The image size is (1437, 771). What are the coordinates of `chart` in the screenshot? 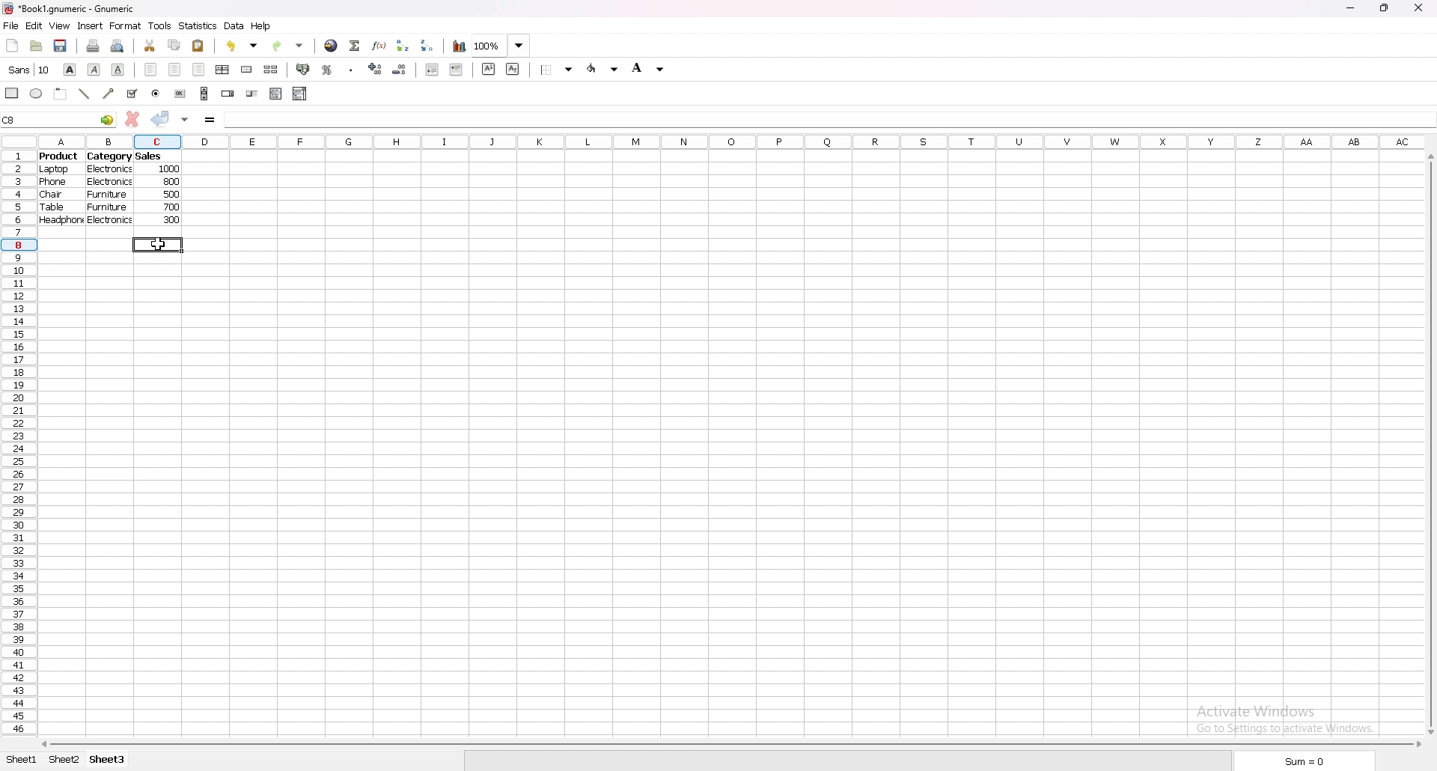 It's located at (460, 47).